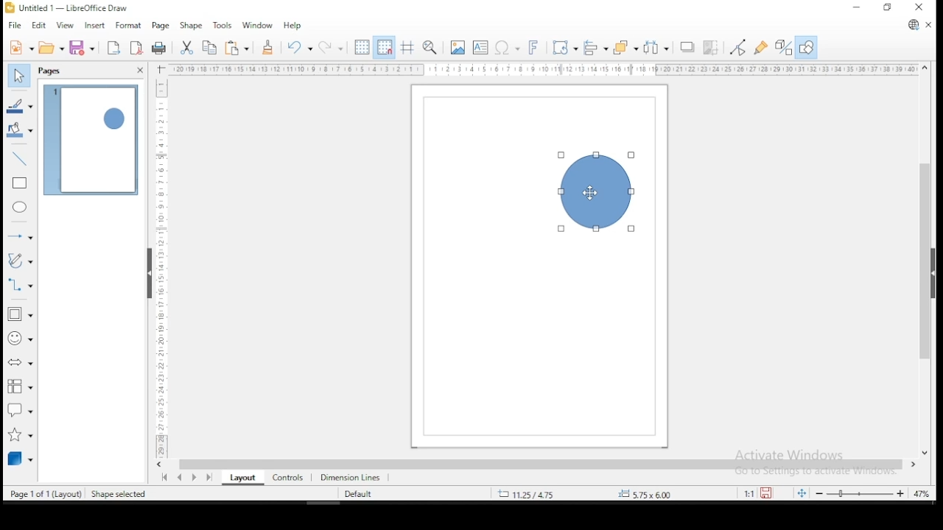 This screenshot has height=530, width=943. What do you see at coordinates (18, 386) in the screenshot?
I see `flowchart` at bounding box center [18, 386].